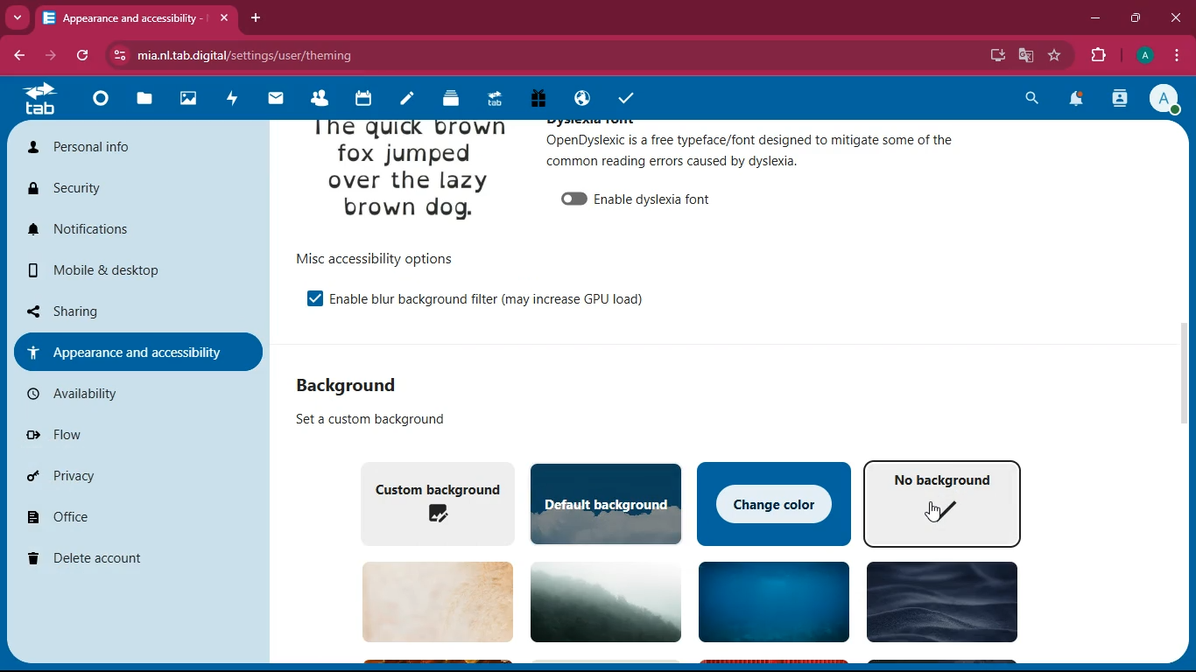 Image resolution: width=1196 pixels, height=672 pixels. I want to click on change color, so click(775, 501).